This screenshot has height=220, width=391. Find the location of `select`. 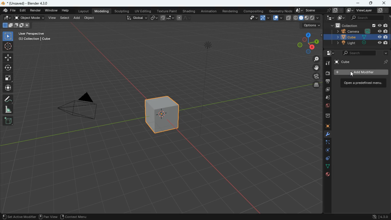

select is located at coordinates (65, 18).